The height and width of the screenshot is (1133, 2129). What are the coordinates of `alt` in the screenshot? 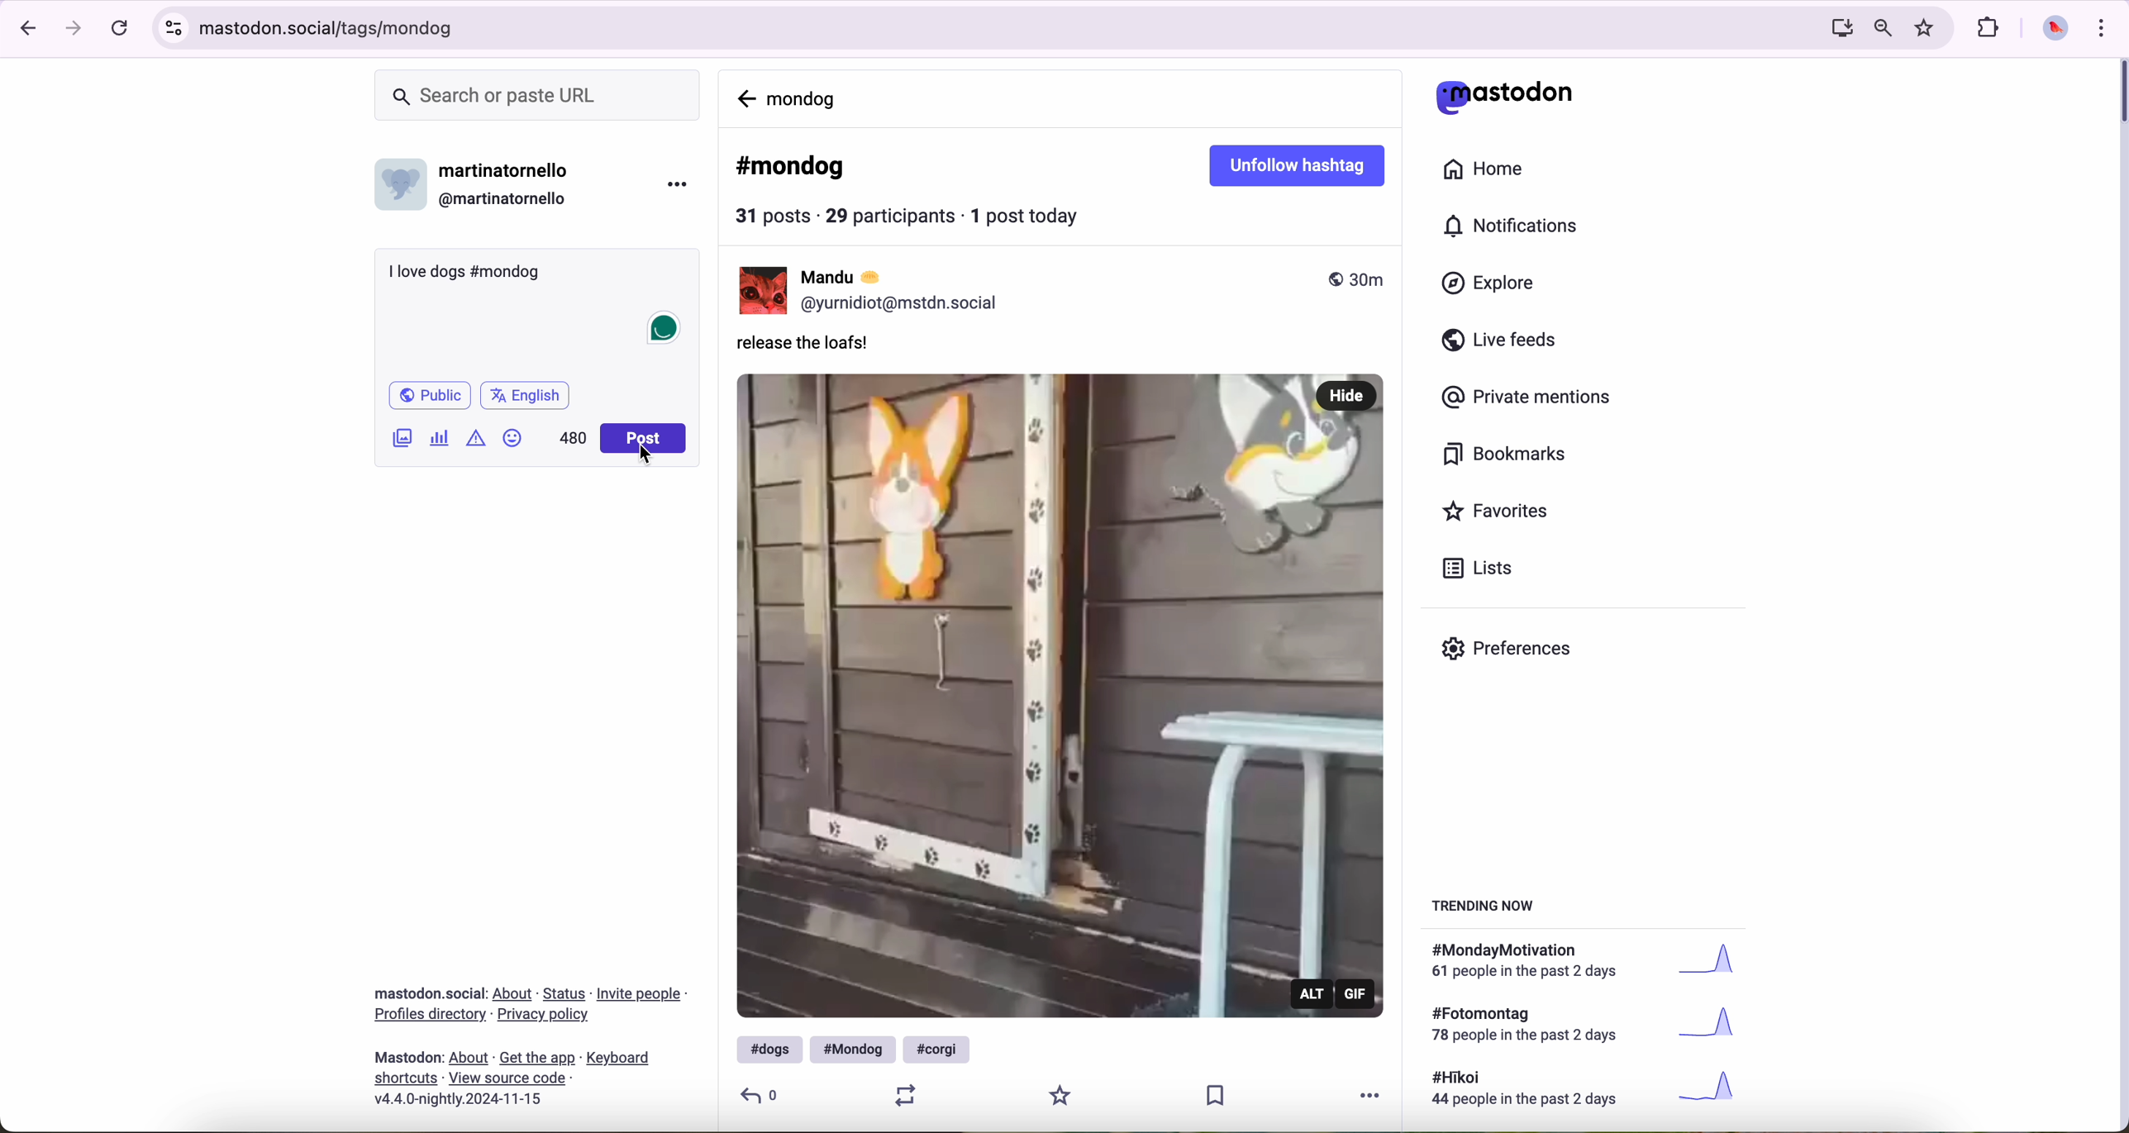 It's located at (1314, 993).